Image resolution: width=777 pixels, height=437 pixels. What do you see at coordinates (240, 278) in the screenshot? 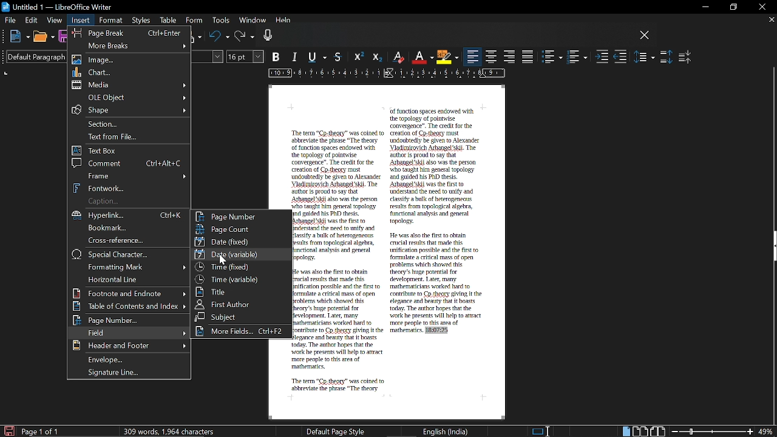
I see `Time variable` at bounding box center [240, 278].